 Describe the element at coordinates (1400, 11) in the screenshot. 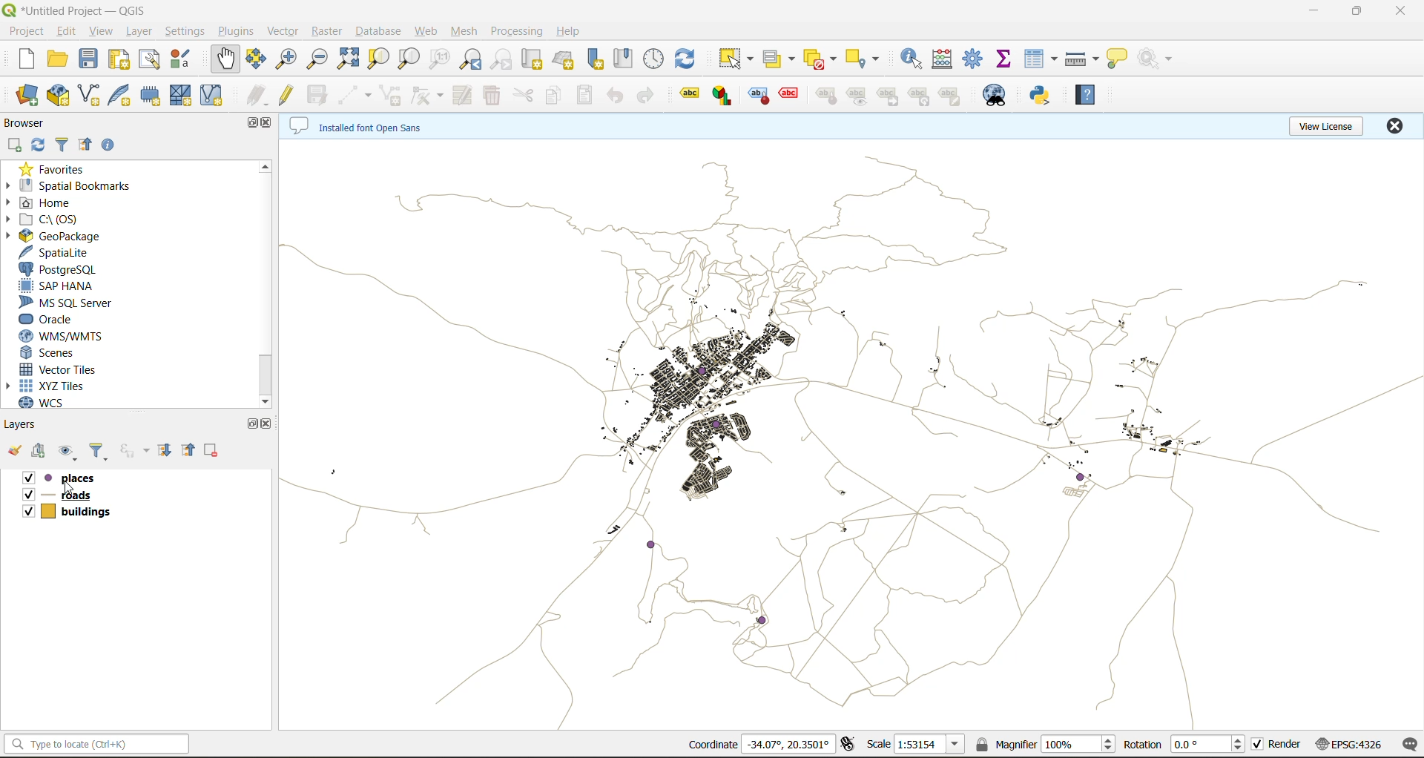

I see `close` at that location.